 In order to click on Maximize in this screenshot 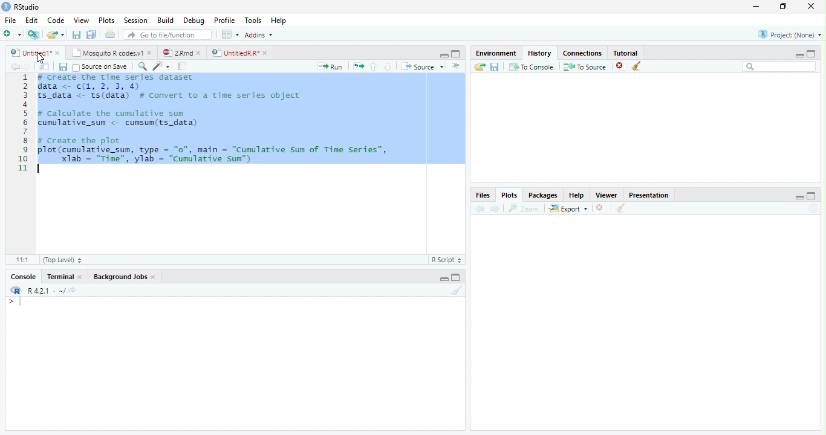, I will do `click(457, 55)`.